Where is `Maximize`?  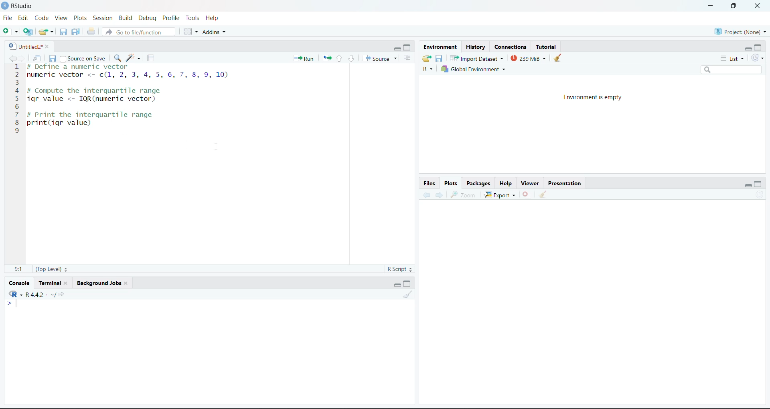 Maximize is located at coordinates (759, 47).